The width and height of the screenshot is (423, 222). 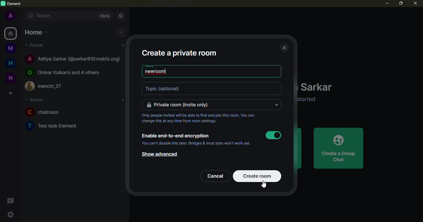 I want to click on add, so click(x=123, y=46).